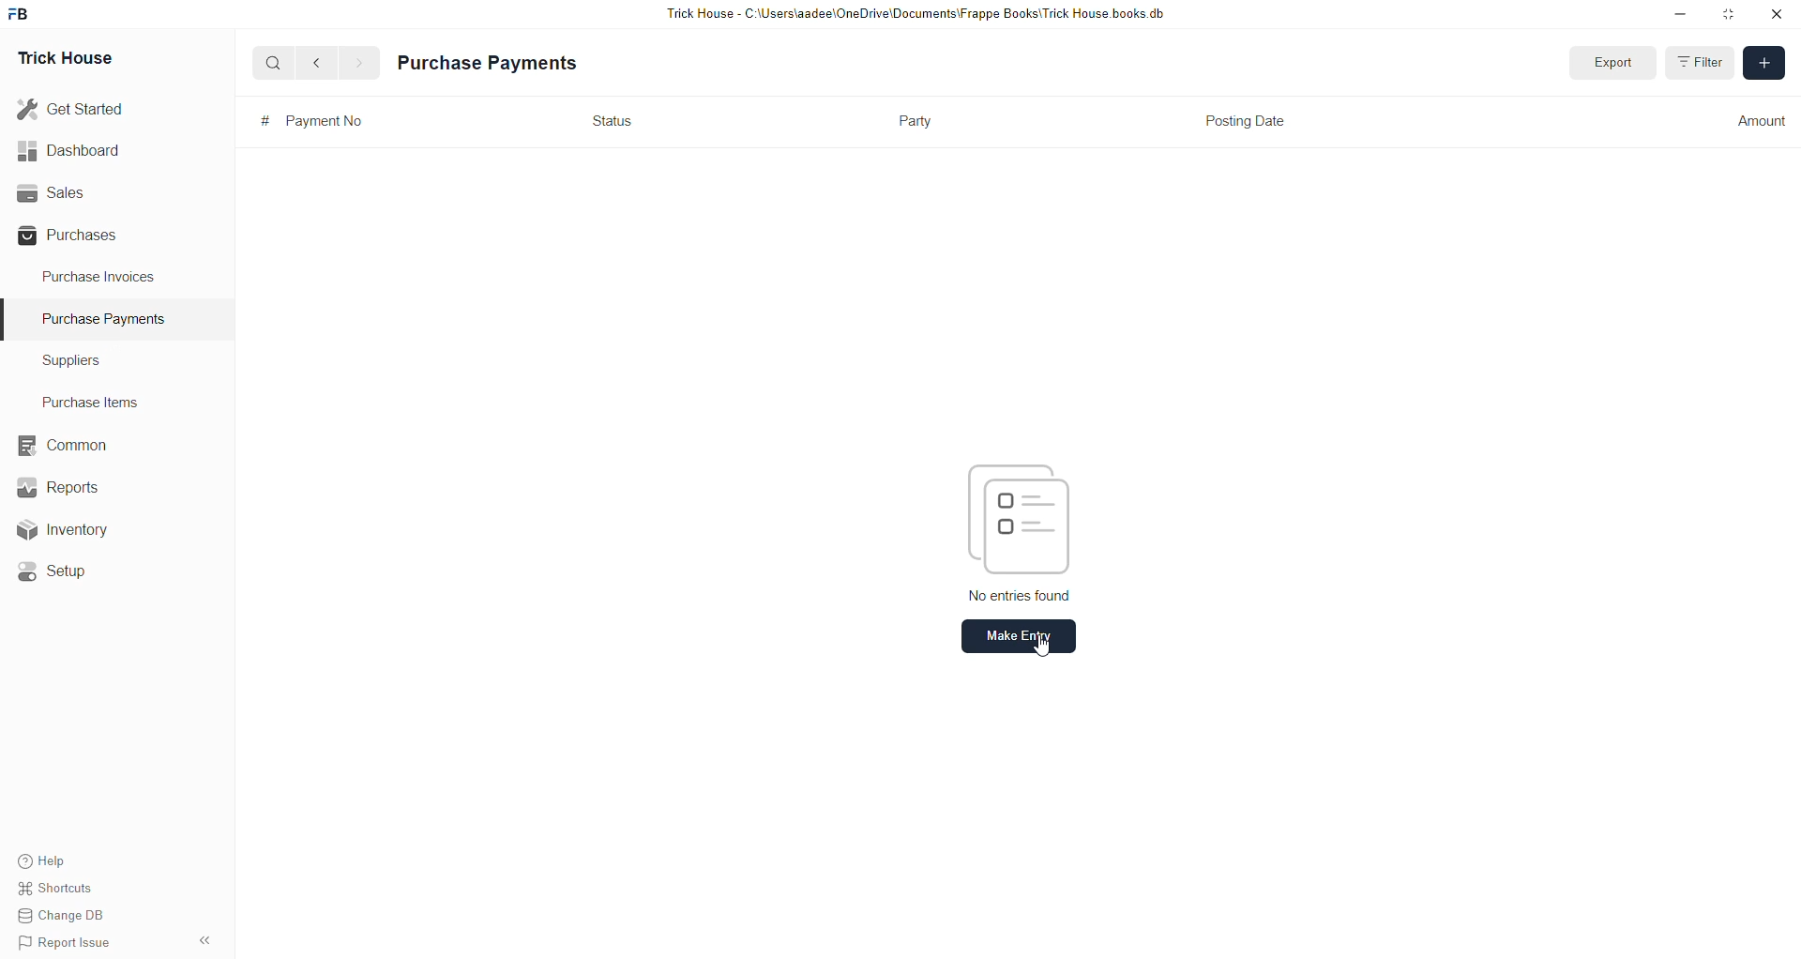  I want to click on Party, so click(901, 122).